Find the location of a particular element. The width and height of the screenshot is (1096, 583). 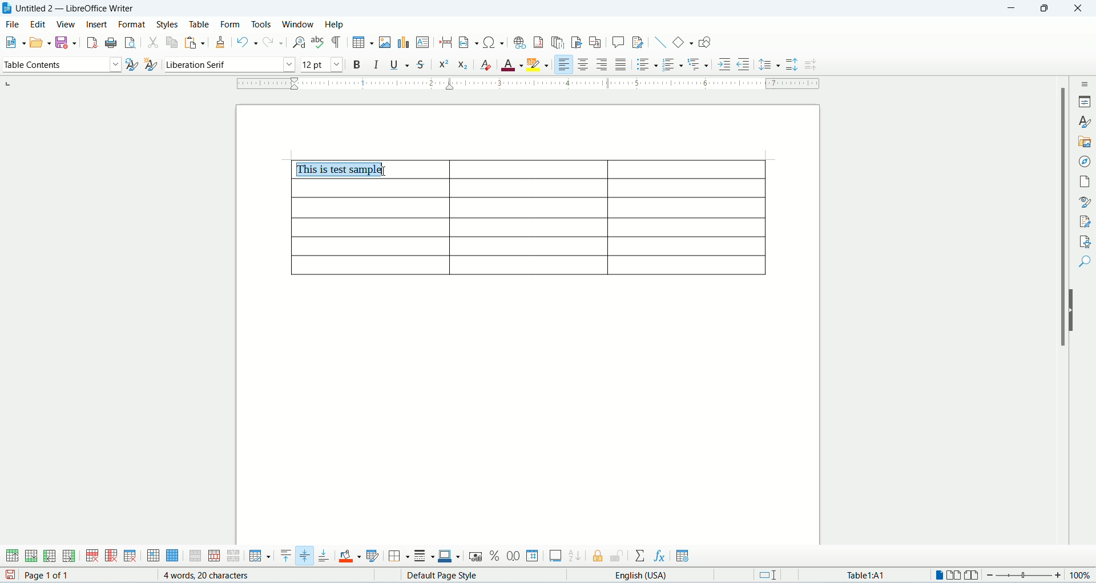

table is located at coordinates (527, 229).